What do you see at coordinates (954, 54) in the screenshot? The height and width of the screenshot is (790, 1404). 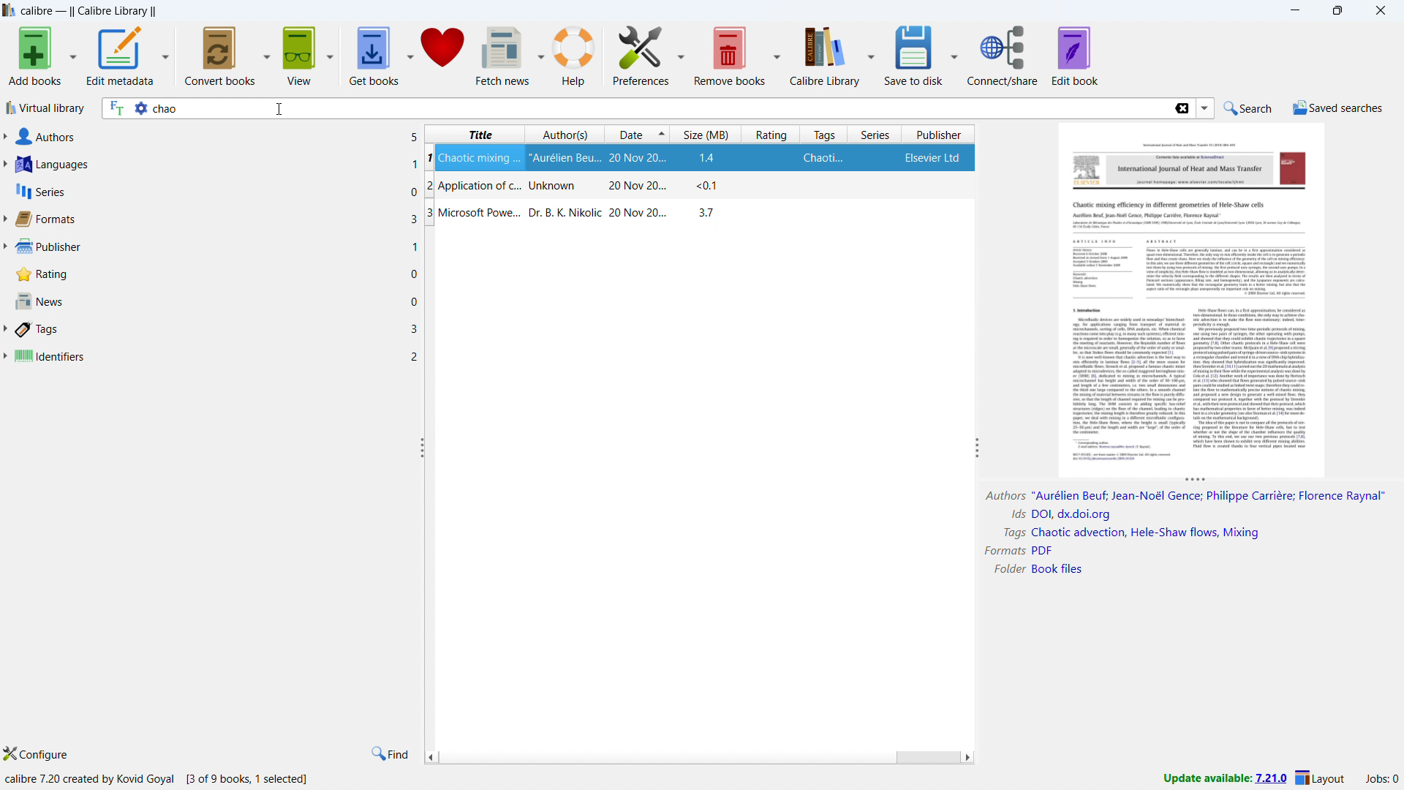 I see `save to disk options` at bounding box center [954, 54].